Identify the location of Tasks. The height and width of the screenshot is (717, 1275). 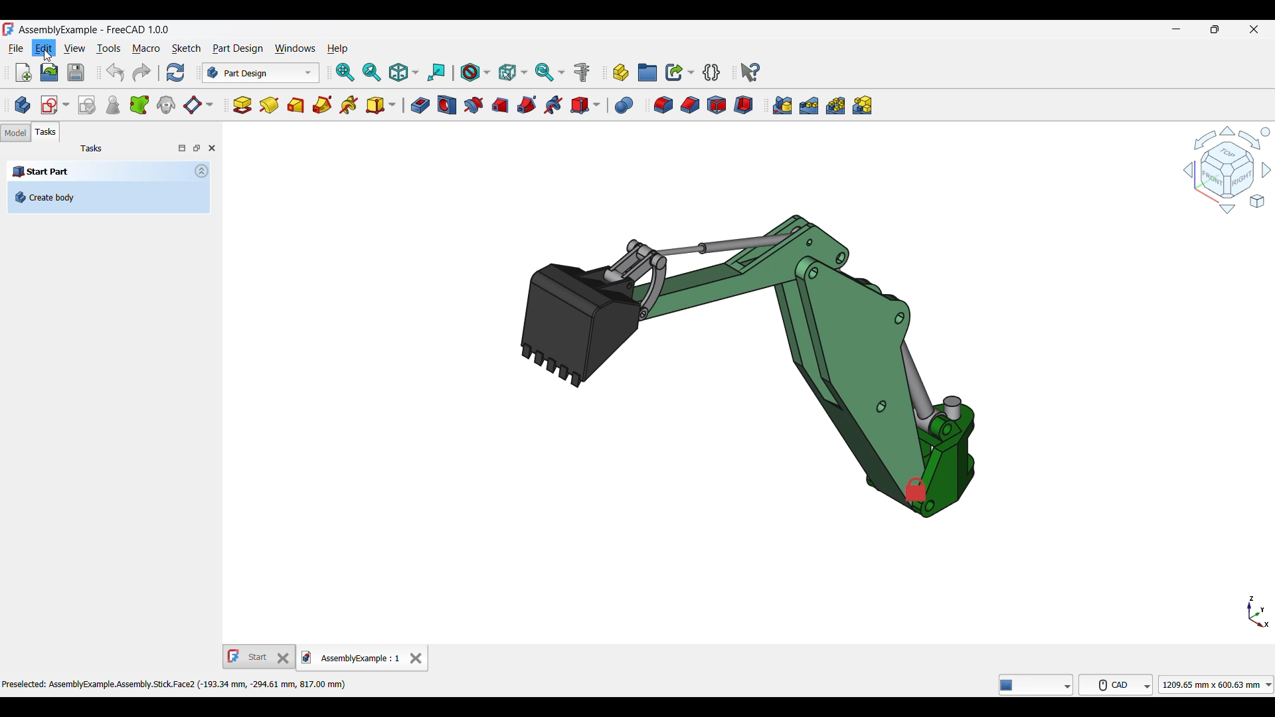
(46, 132).